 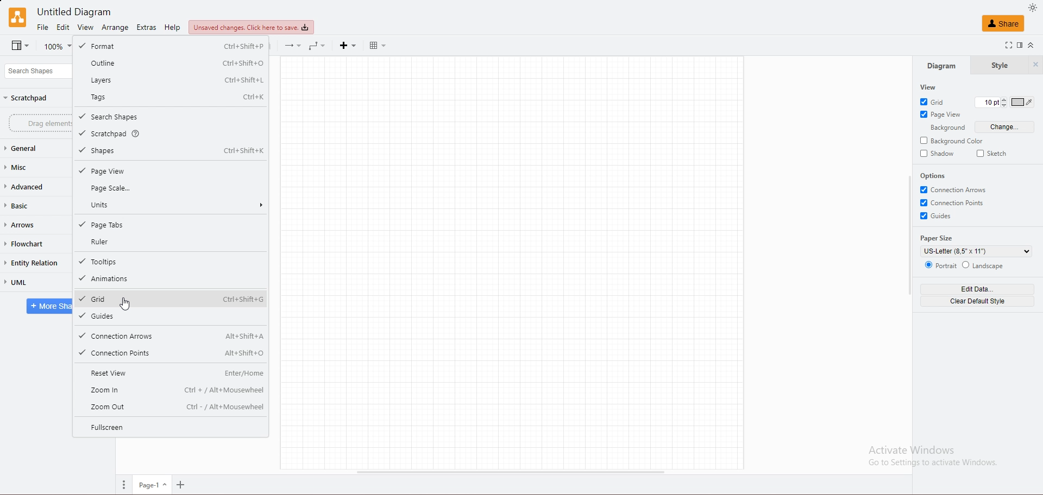 What do you see at coordinates (171, 117) in the screenshot?
I see `search shapes` at bounding box center [171, 117].